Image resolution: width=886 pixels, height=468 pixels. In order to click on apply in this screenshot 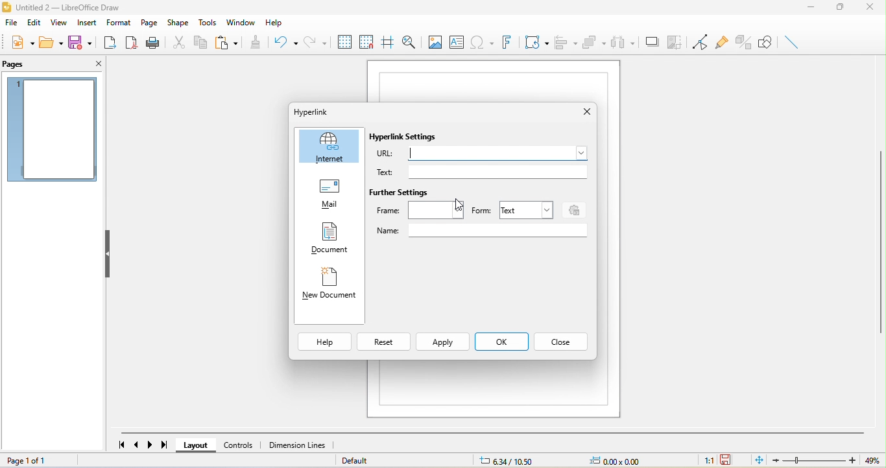, I will do `click(443, 341)`.